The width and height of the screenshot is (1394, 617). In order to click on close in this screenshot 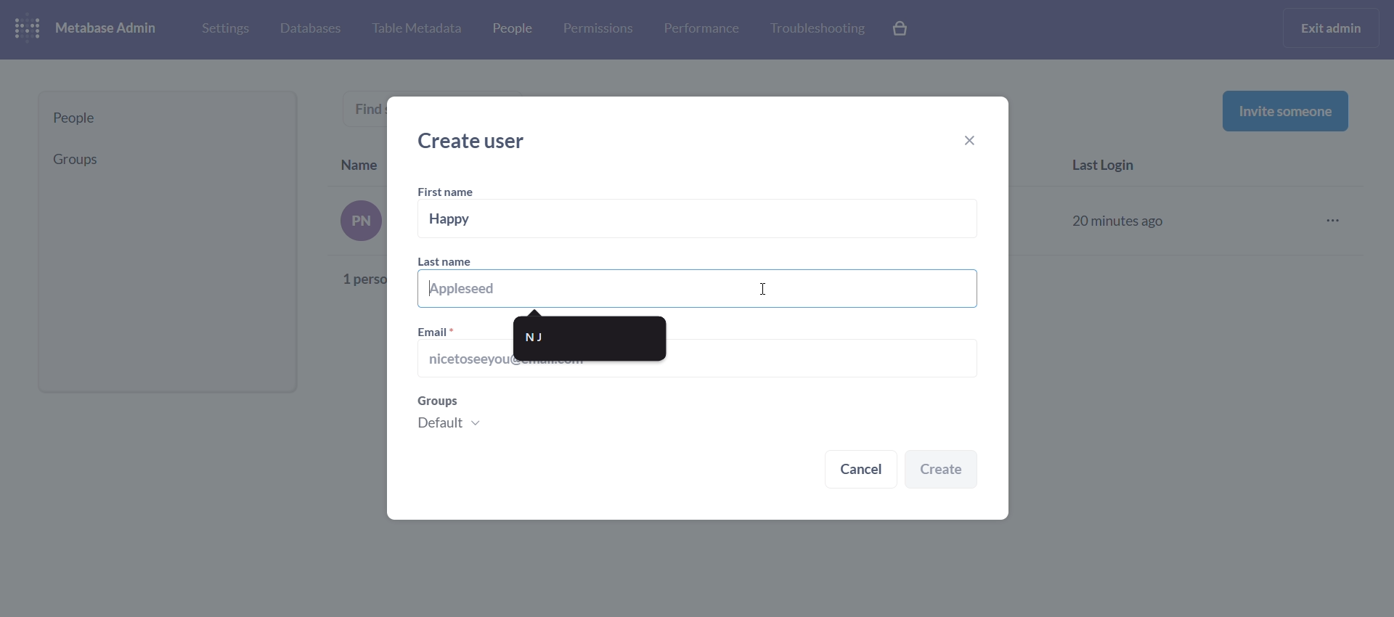, I will do `click(976, 142)`.